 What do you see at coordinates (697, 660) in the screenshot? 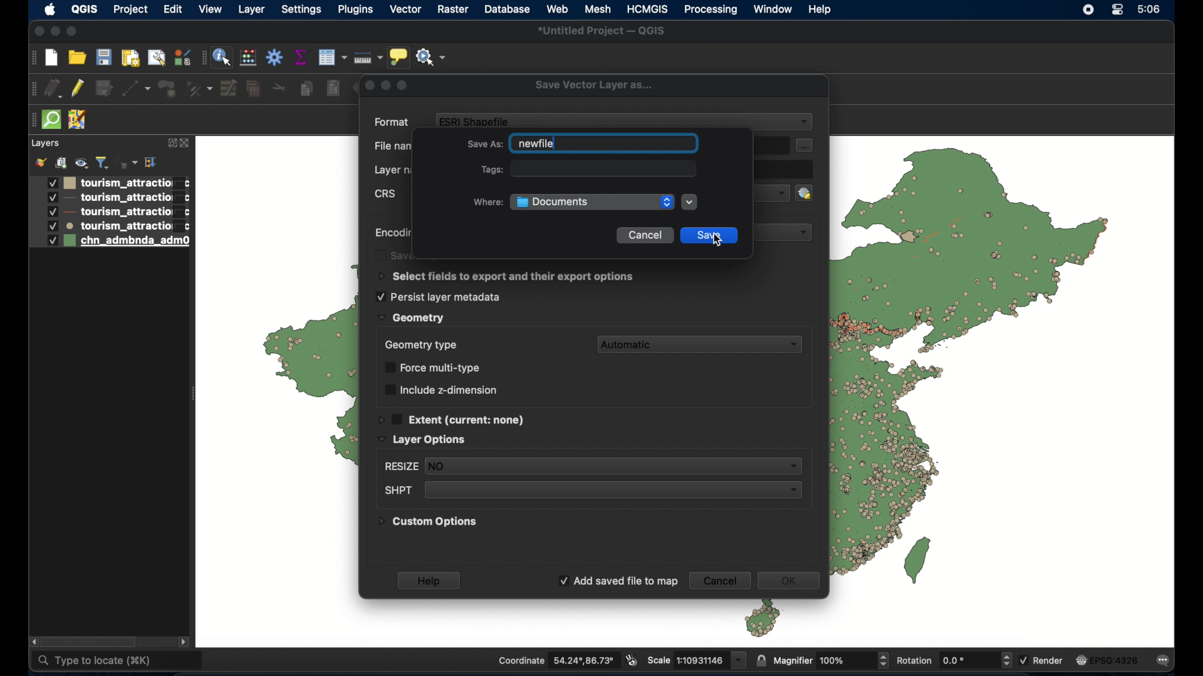
I see `scale` at bounding box center [697, 660].